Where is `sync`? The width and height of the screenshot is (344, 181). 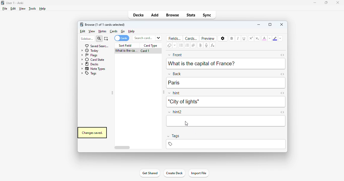 sync is located at coordinates (207, 15).